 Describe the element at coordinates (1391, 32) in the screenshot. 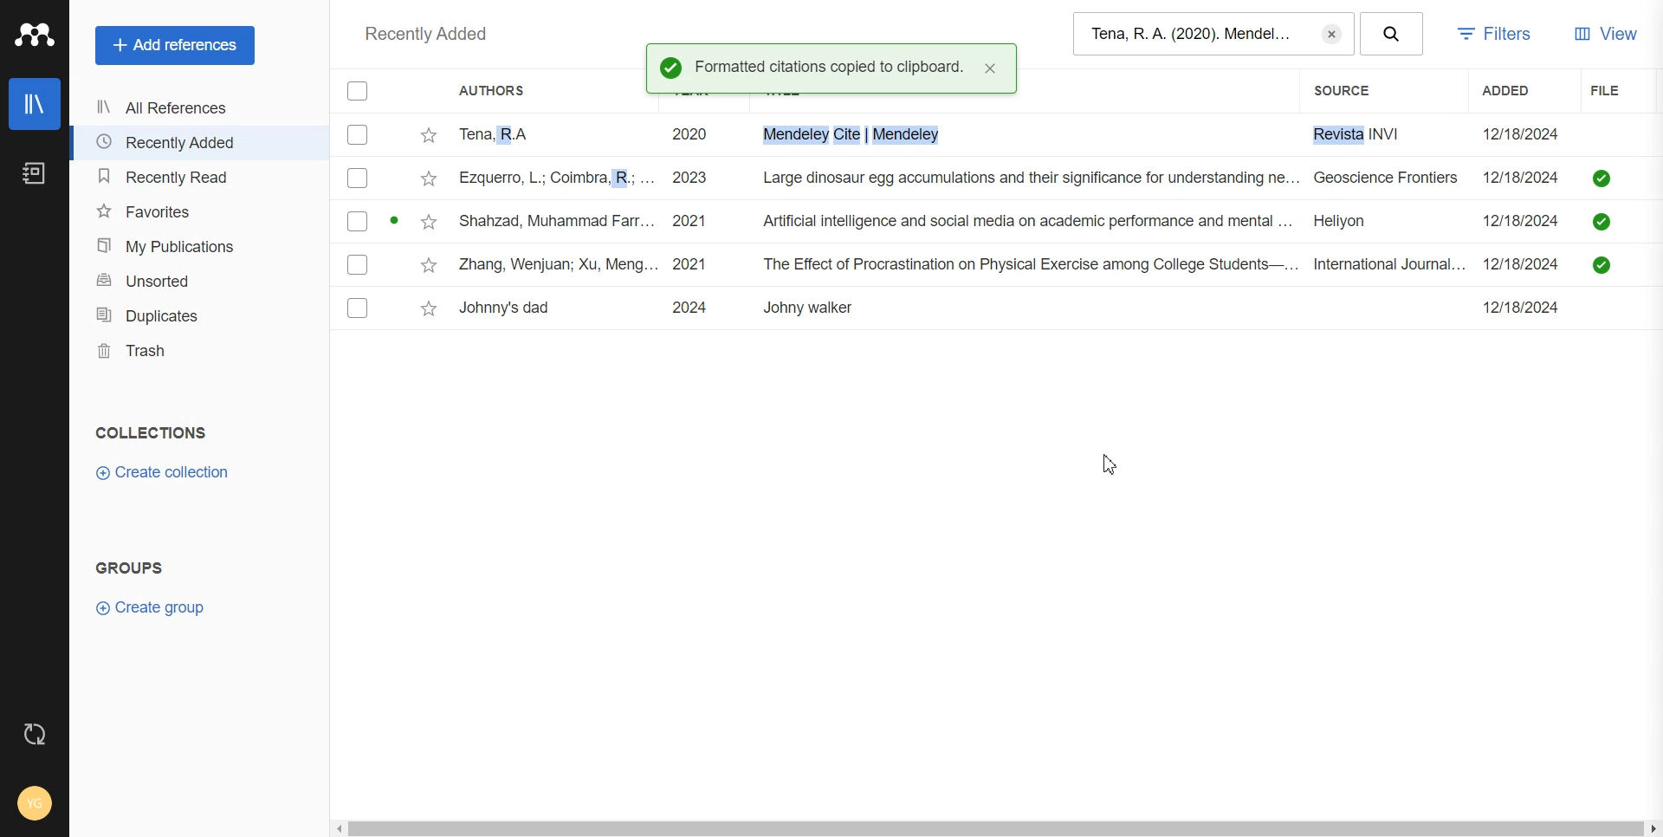

I see `Search` at that location.